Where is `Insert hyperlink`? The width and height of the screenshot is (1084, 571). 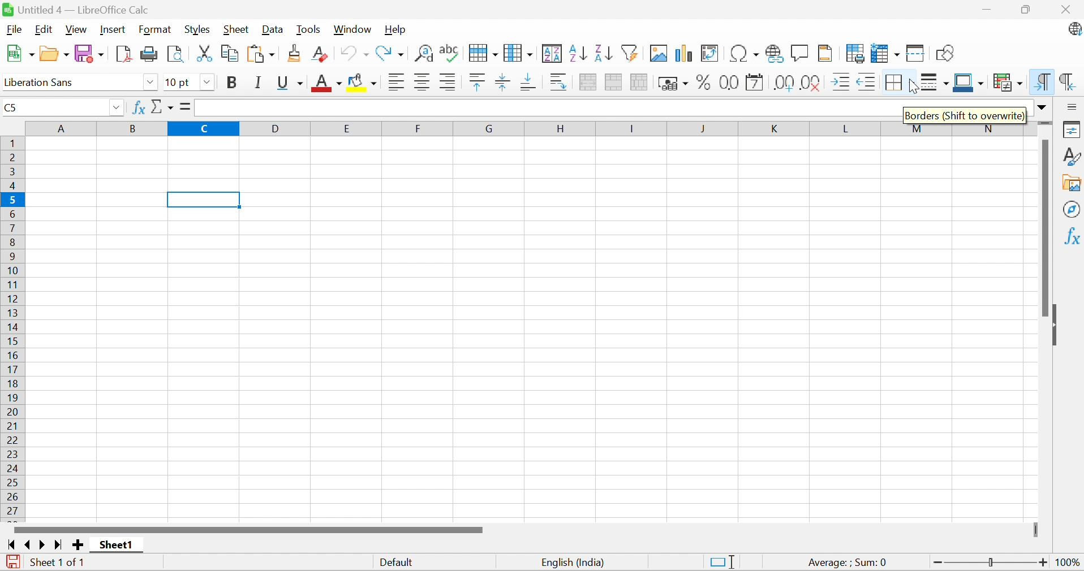 Insert hyperlink is located at coordinates (772, 54).